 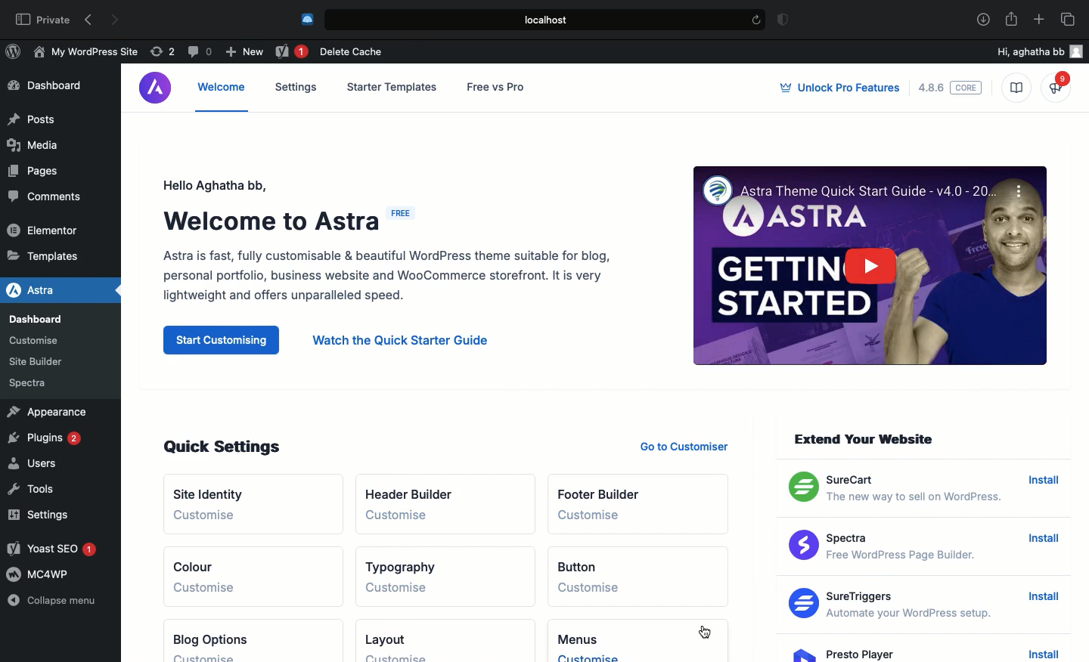 I want to click on Hi, aghatha bb, so click(x=1024, y=50).